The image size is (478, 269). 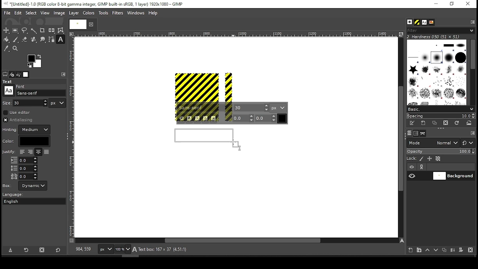 I want to click on view, so click(x=45, y=13).